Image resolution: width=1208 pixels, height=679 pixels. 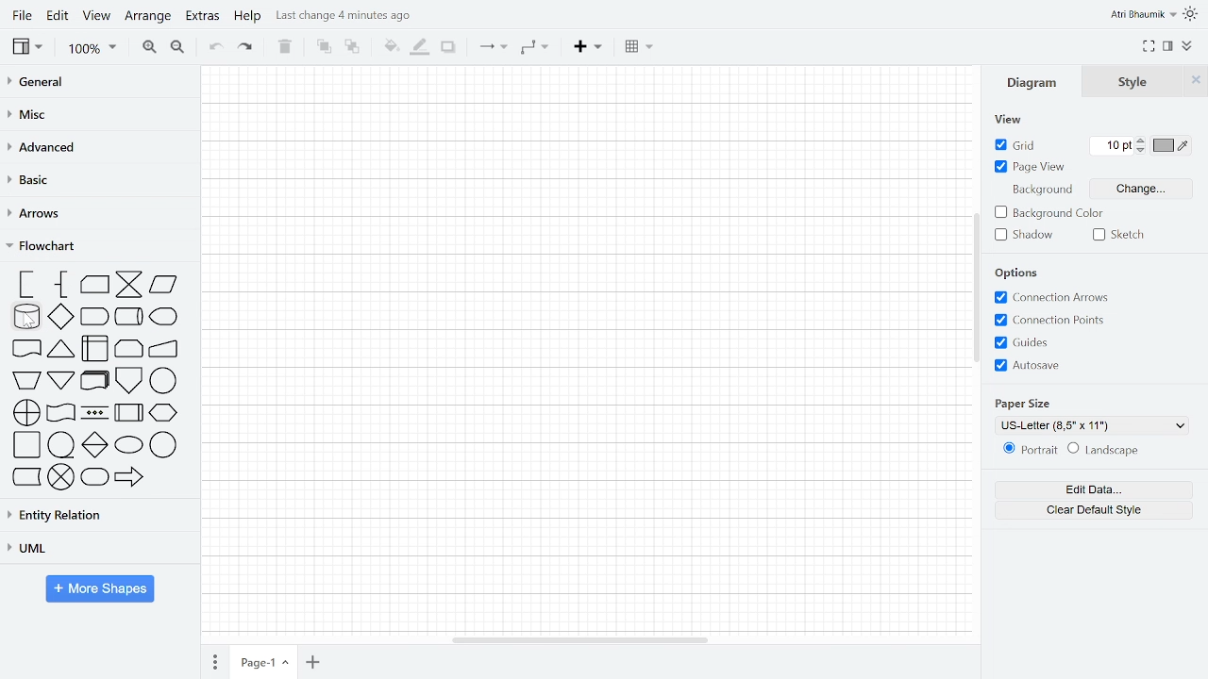 I want to click on Entity relation, so click(x=95, y=514).